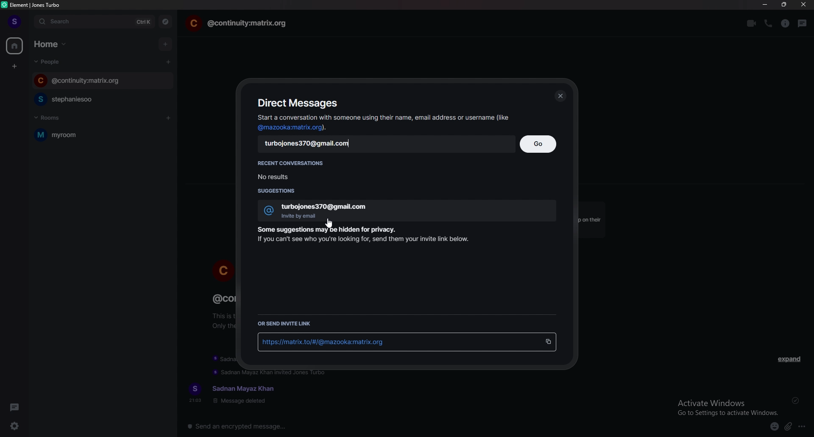 Image resolution: width=814 pixels, height=437 pixels. What do you see at coordinates (751, 23) in the screenshot?
I see `video call` at bounding box center [751, 23].